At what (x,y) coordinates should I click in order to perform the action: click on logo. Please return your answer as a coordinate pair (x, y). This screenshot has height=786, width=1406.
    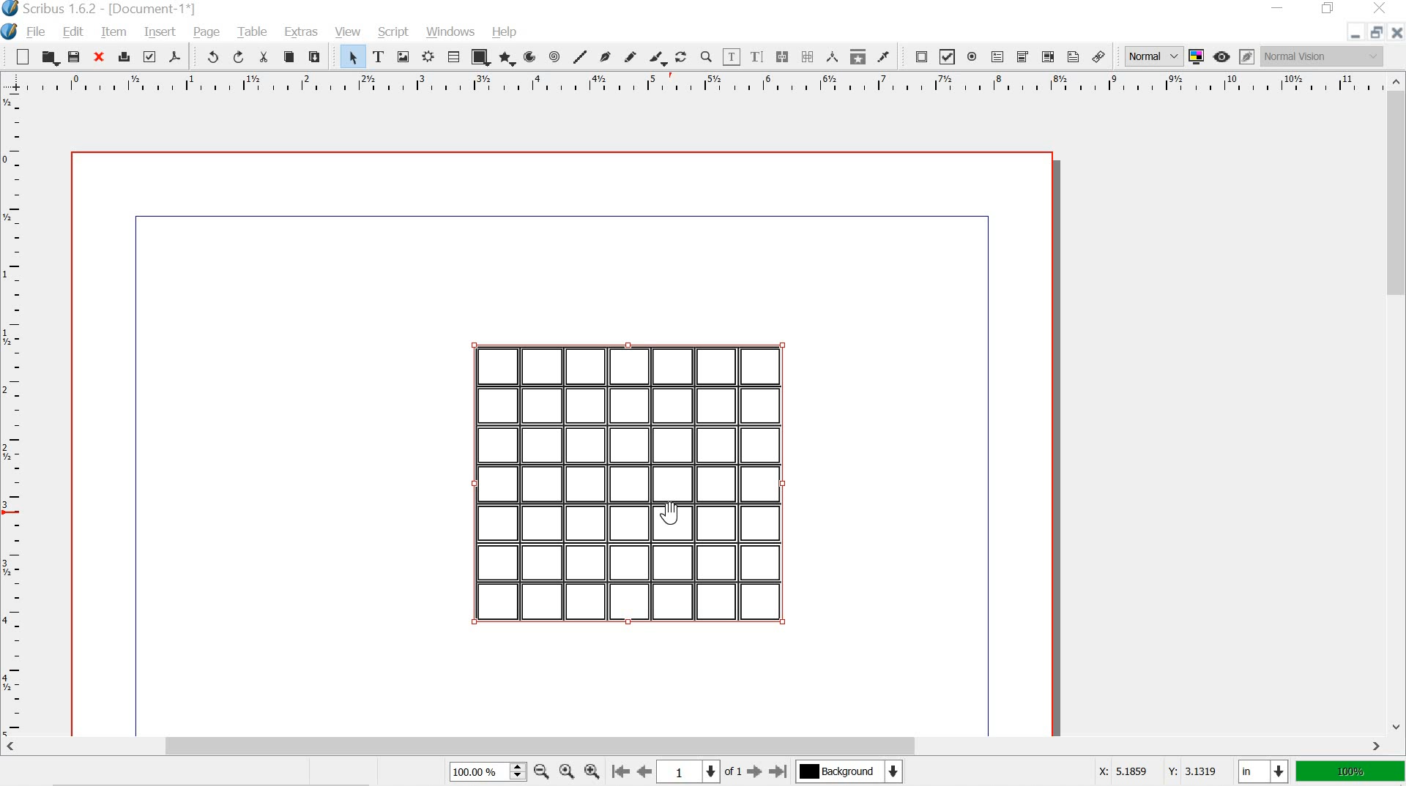
    Looking at the image, I should click on (8, 32).